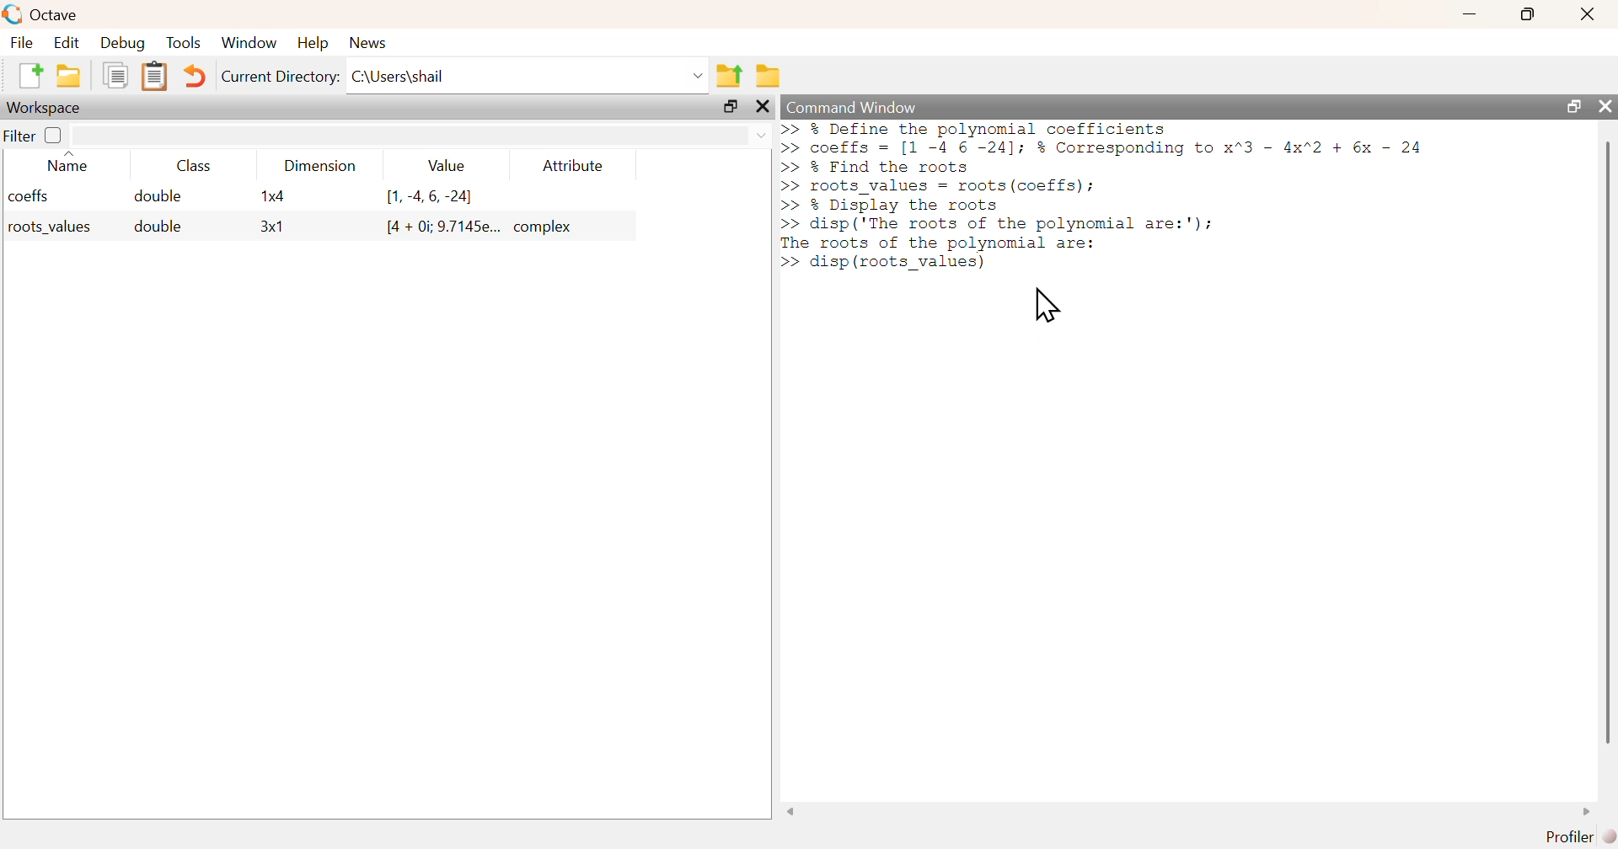 The image size is (1618, 849). What do you see at coordinates (29, 196) in the screenshot?
I see `coeffs` at bounding box center [29, 196].